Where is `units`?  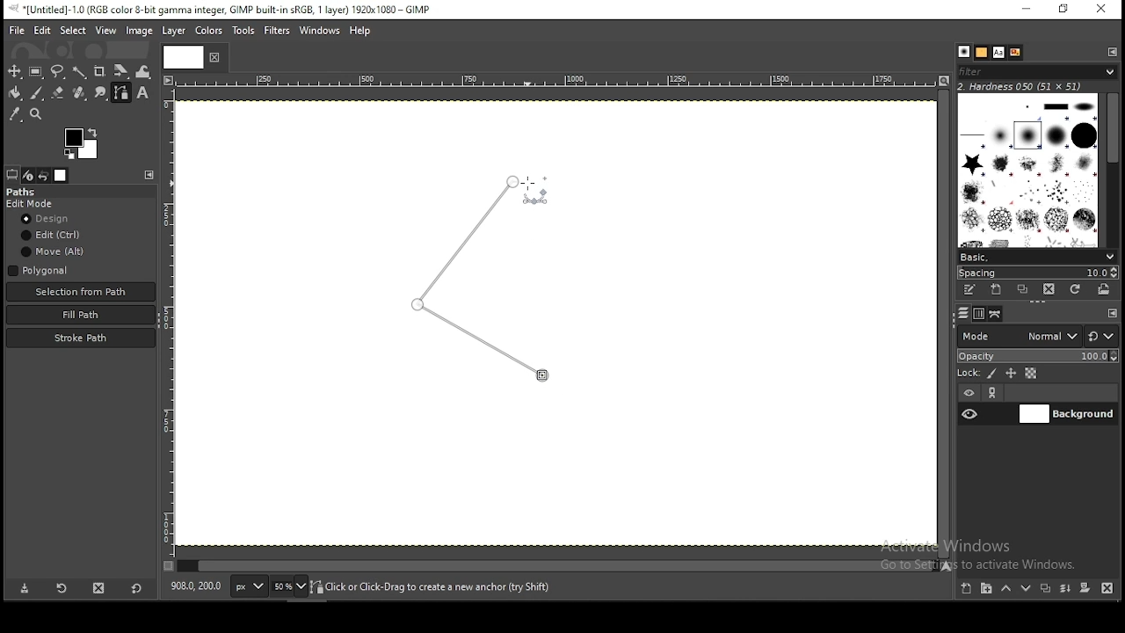 units is located at coordinates (248, 586).